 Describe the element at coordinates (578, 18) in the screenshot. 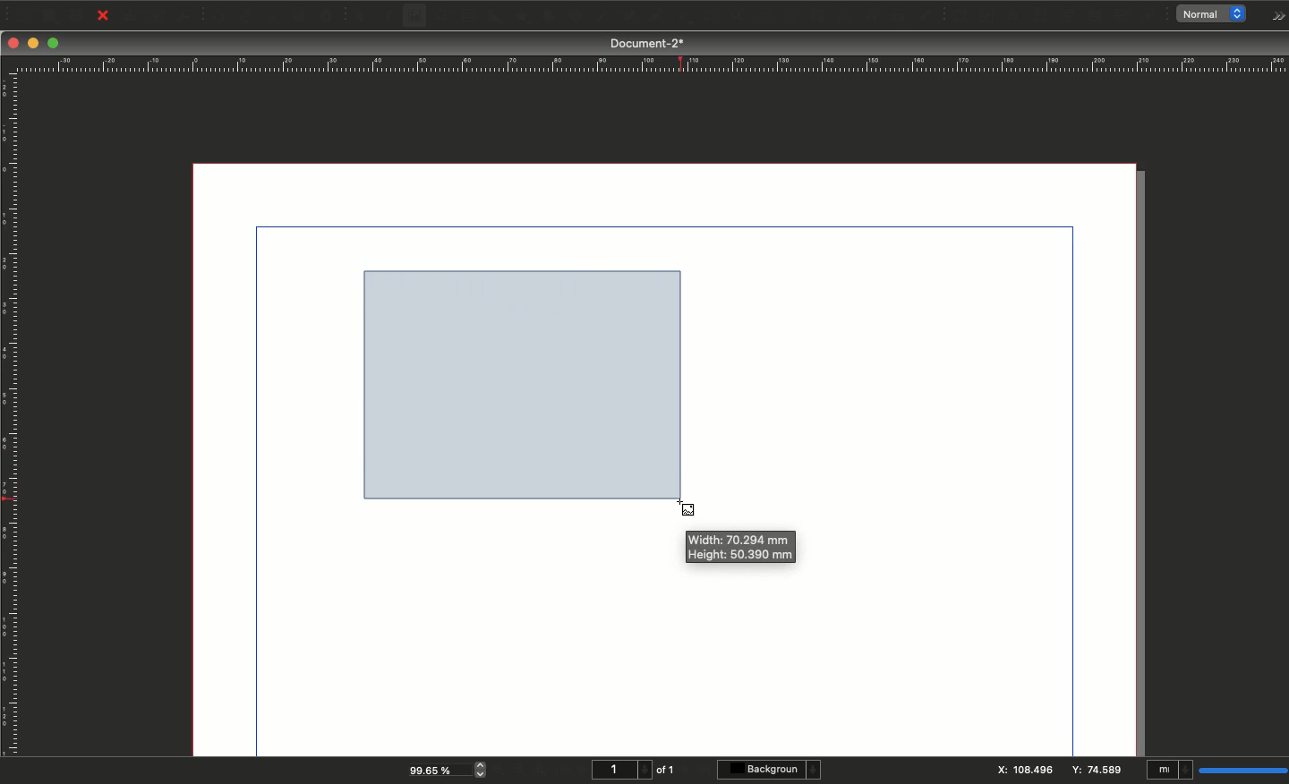

I see `Spiral` at that location.